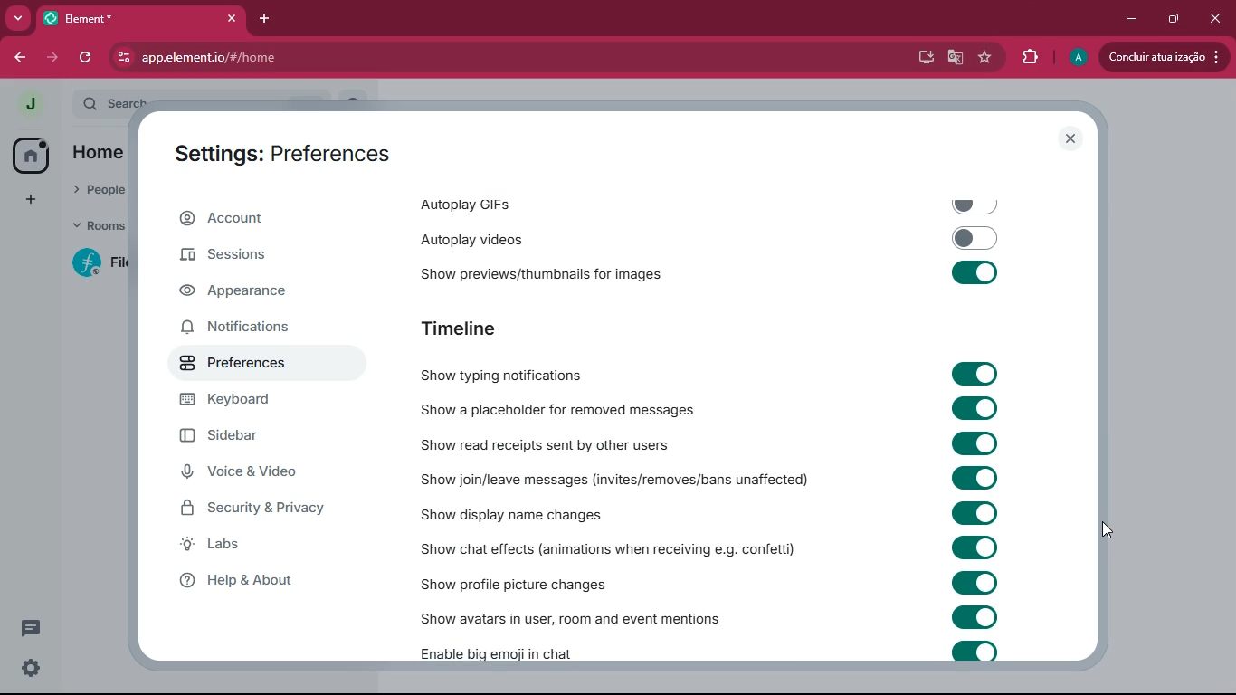 The image size is (1236, 695). Describe the element at coordinates (708, 514) in the screenshot. I see `Show display name changes` at that location.